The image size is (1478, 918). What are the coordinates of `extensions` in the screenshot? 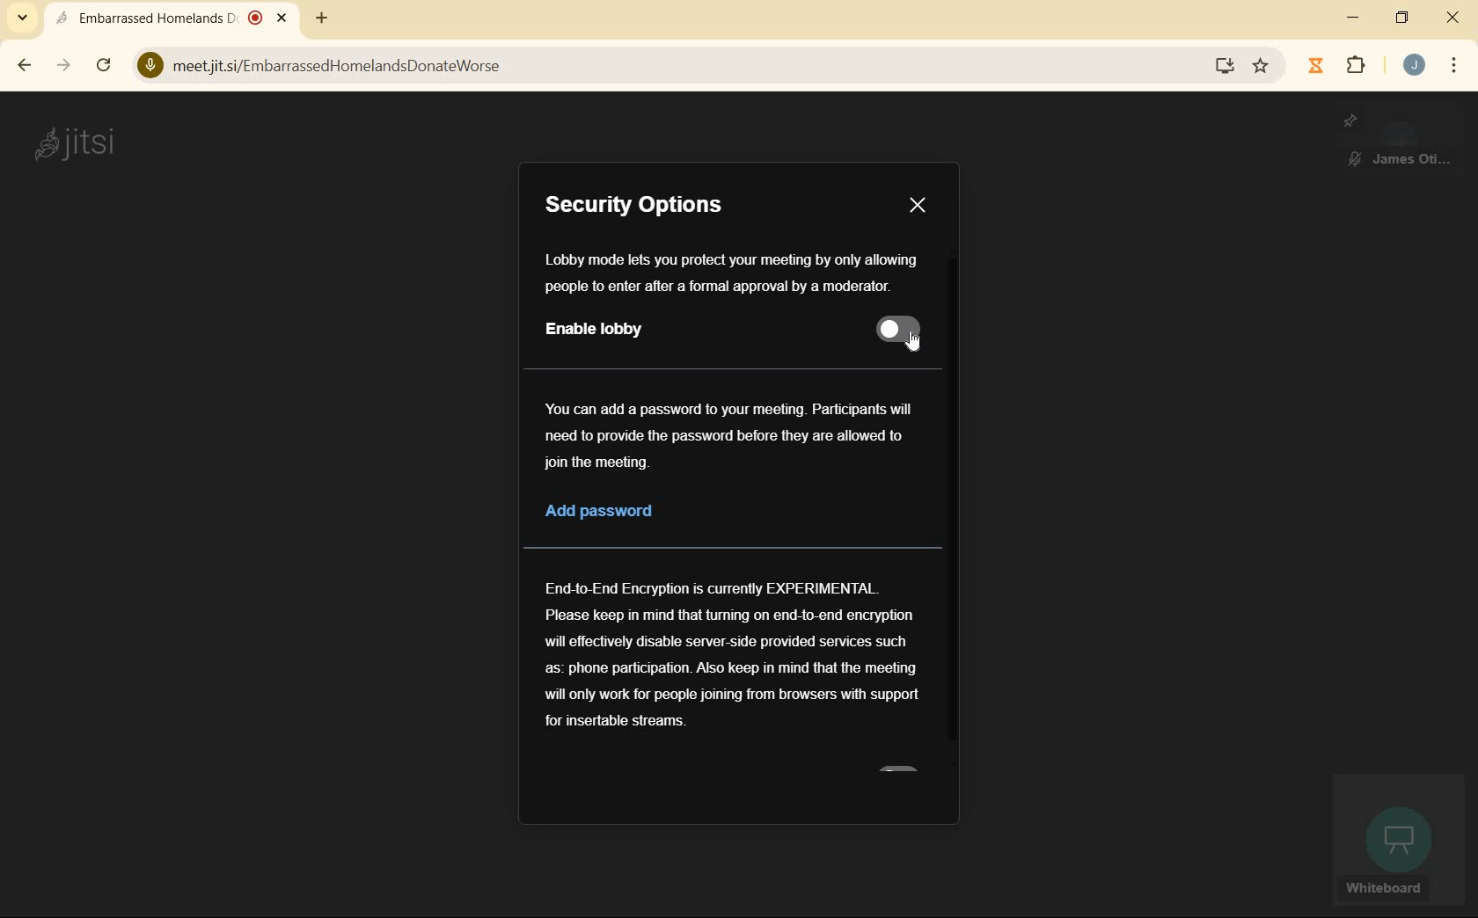 It's located at (1355, 67).